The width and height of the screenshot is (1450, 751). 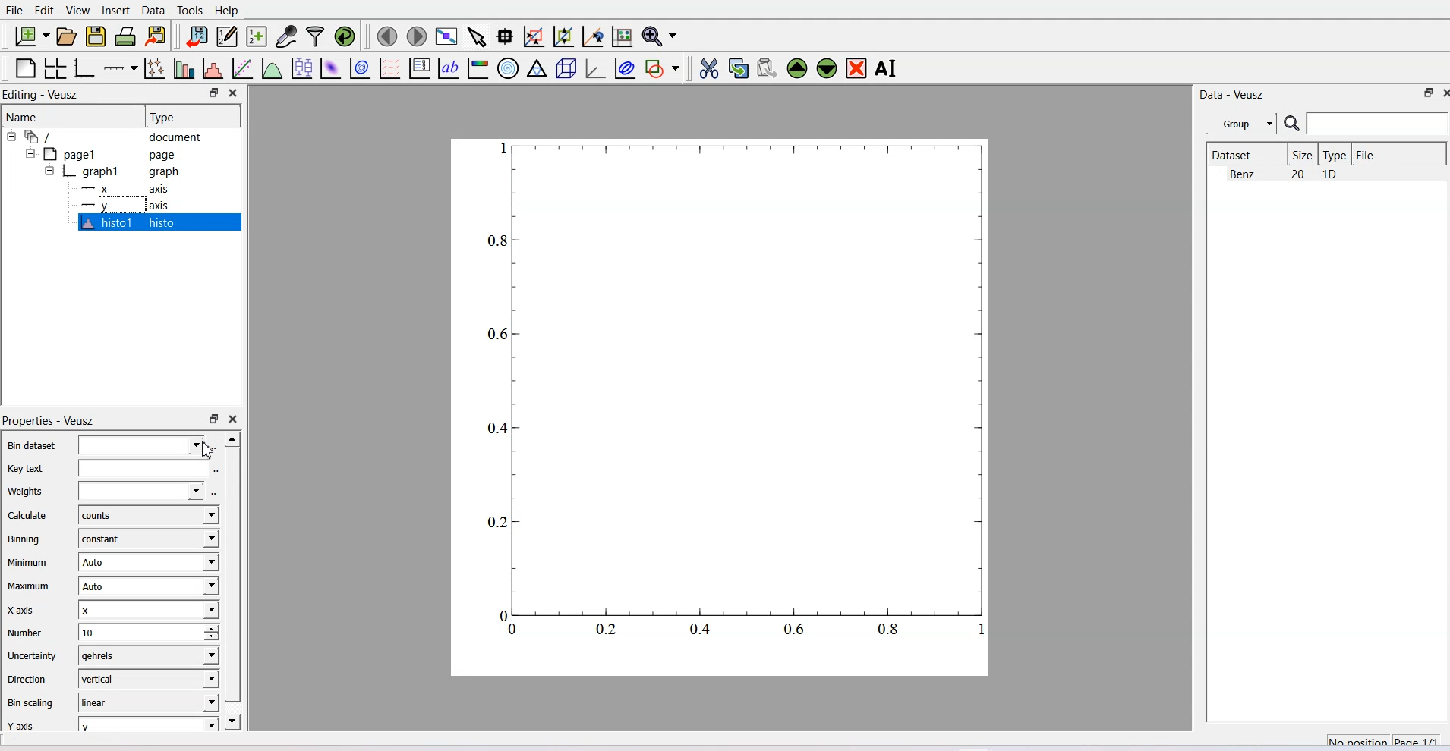 I want to click on Close, so click(x=234, y=419).